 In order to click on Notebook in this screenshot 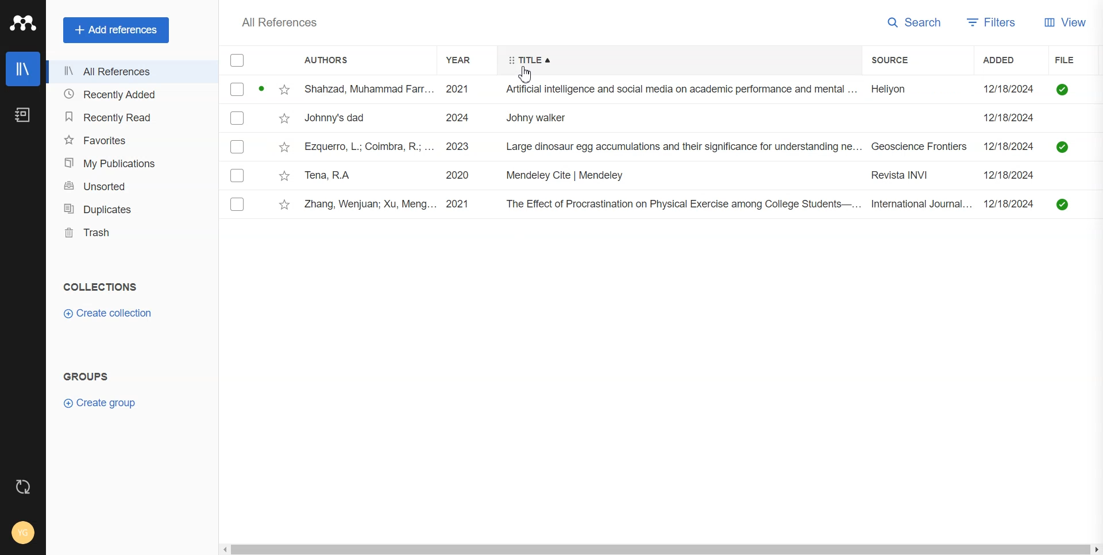, I will do `click(22, 114)`.